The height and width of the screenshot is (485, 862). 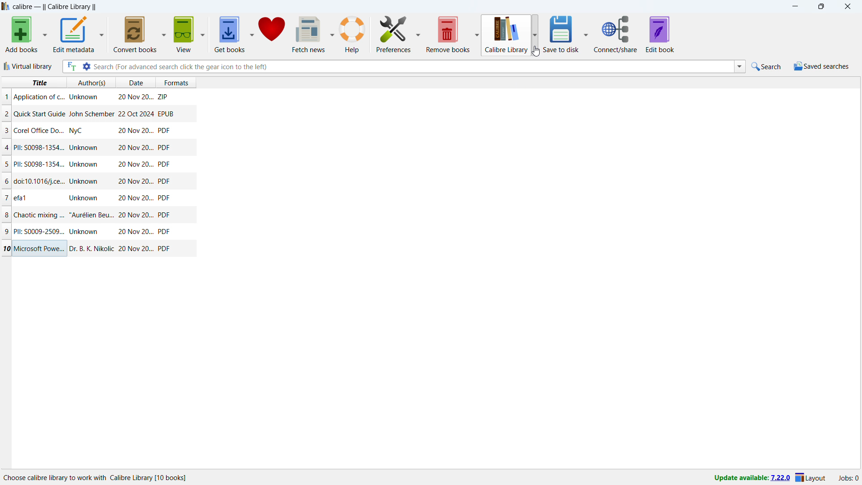 I want to click on Author, so click(x=85, y=164).